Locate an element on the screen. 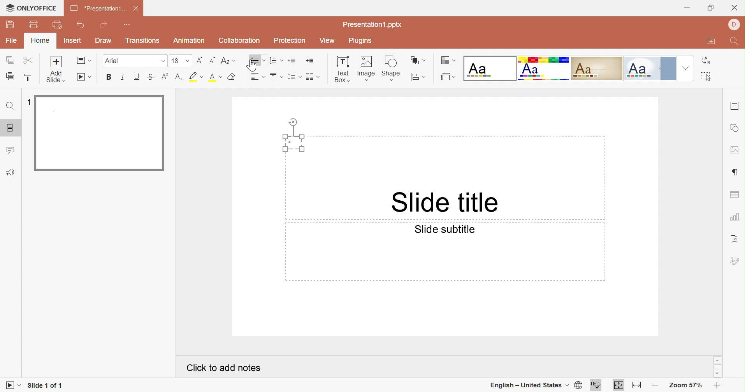 Image resolution: width=745 pixels, height=392 pixels. Customize quick access toolbar is located at coordinates (129, 24).